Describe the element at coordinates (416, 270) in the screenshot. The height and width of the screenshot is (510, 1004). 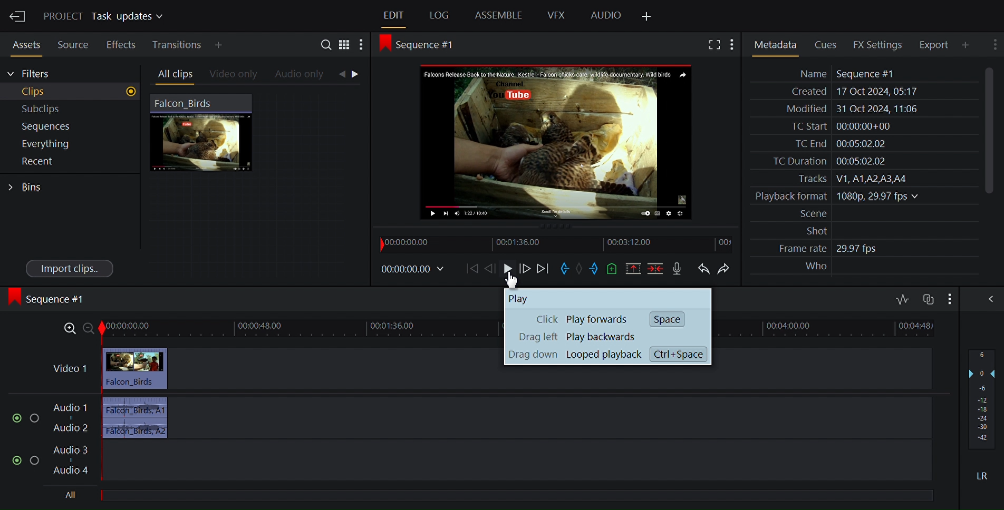
I see `00.00.00.00` at that location.